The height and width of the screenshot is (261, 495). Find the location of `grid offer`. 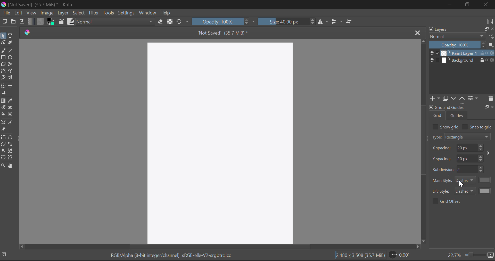

grid offer is located at coordinates (451, 201).